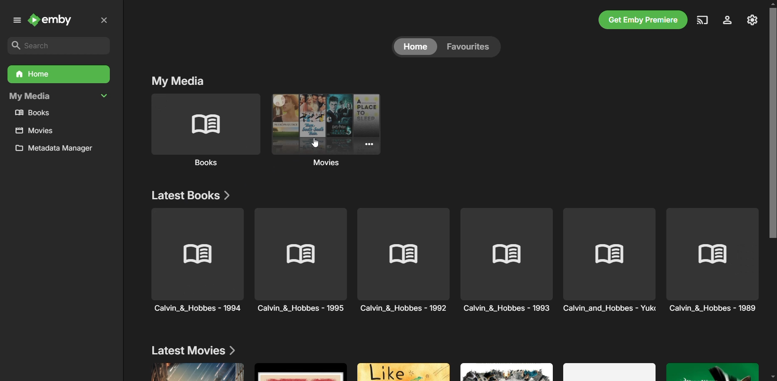  What do you see at coordinates (35, 131) in the screenshot?
I see `Movies` at bounding box center [35, 131].